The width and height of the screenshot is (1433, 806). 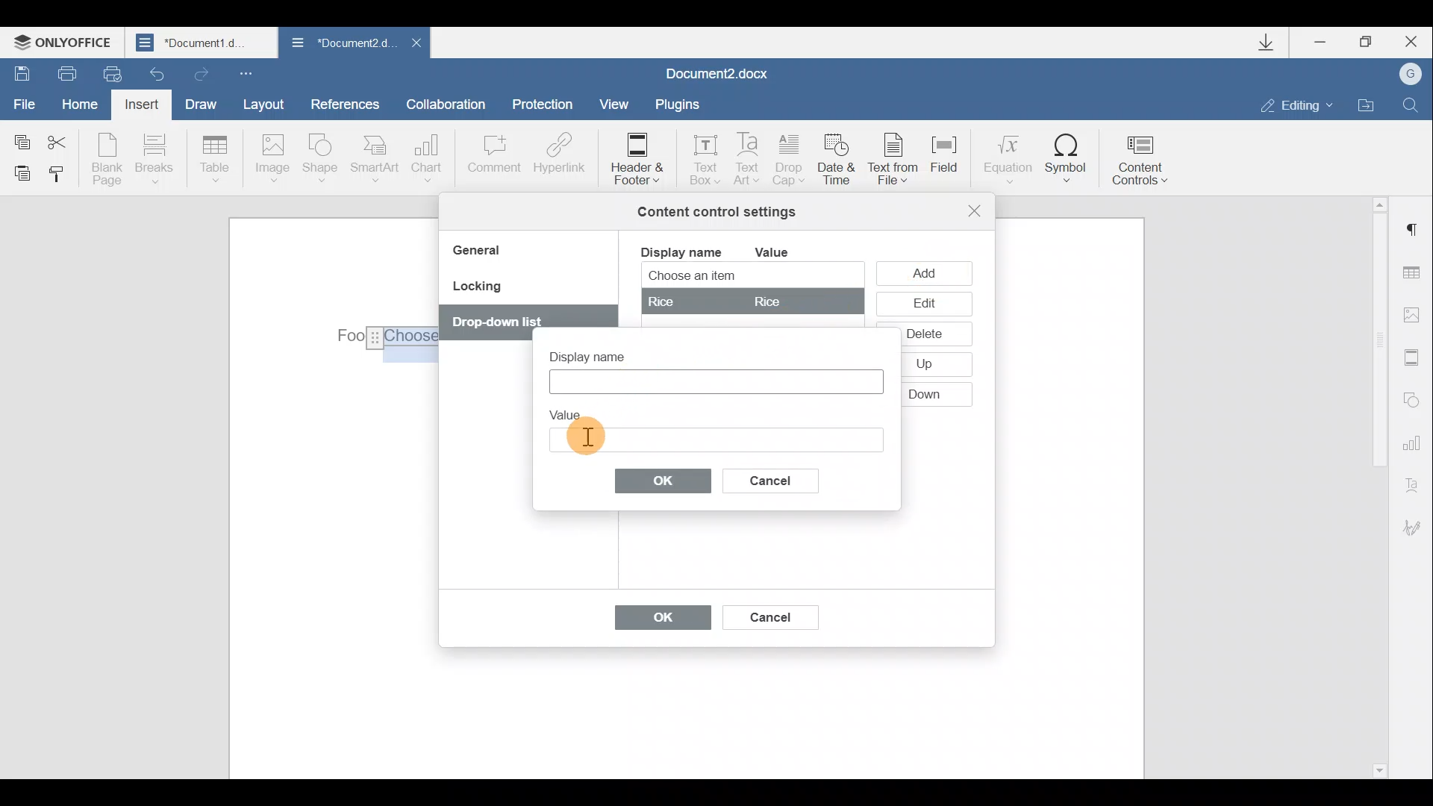 I want to click on Home, so click(x=85, y=106).